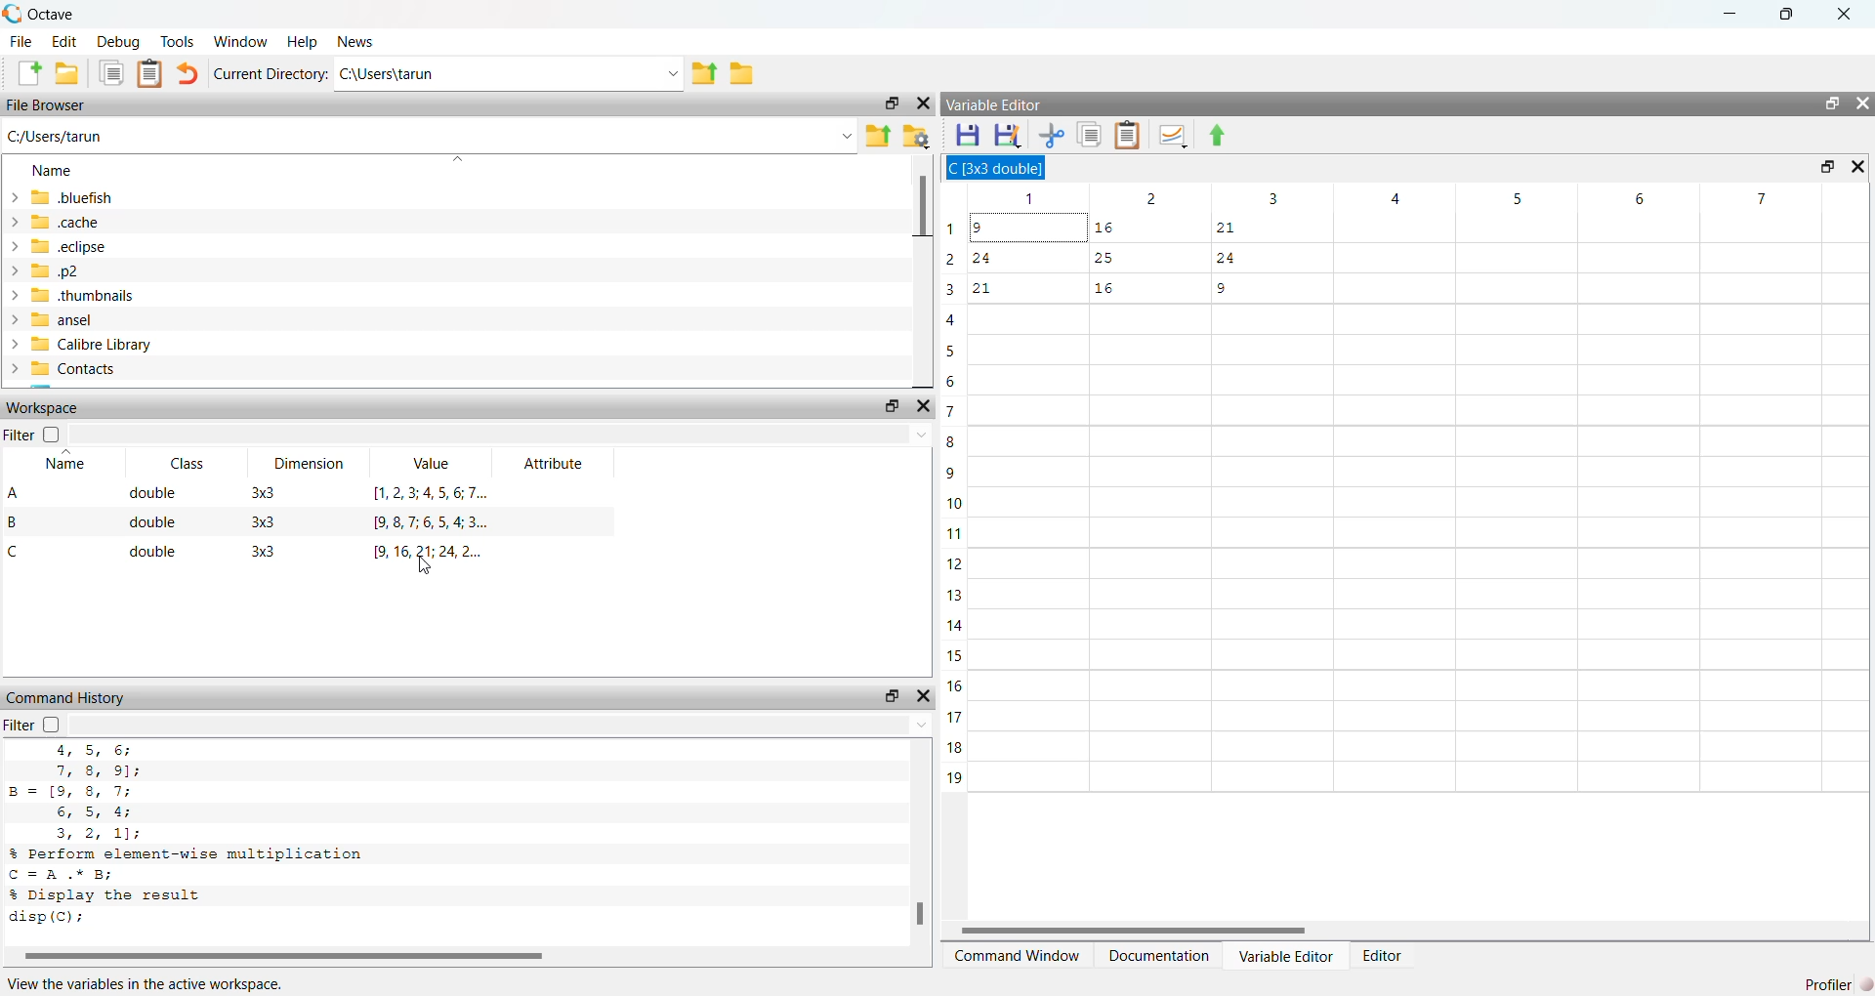 The width and height of the screenshot is (1875, 996). What do you see at coordinates (97, 811) in the screenshot?
I see `6; 5, 4;` at bounding box center [97, 811].